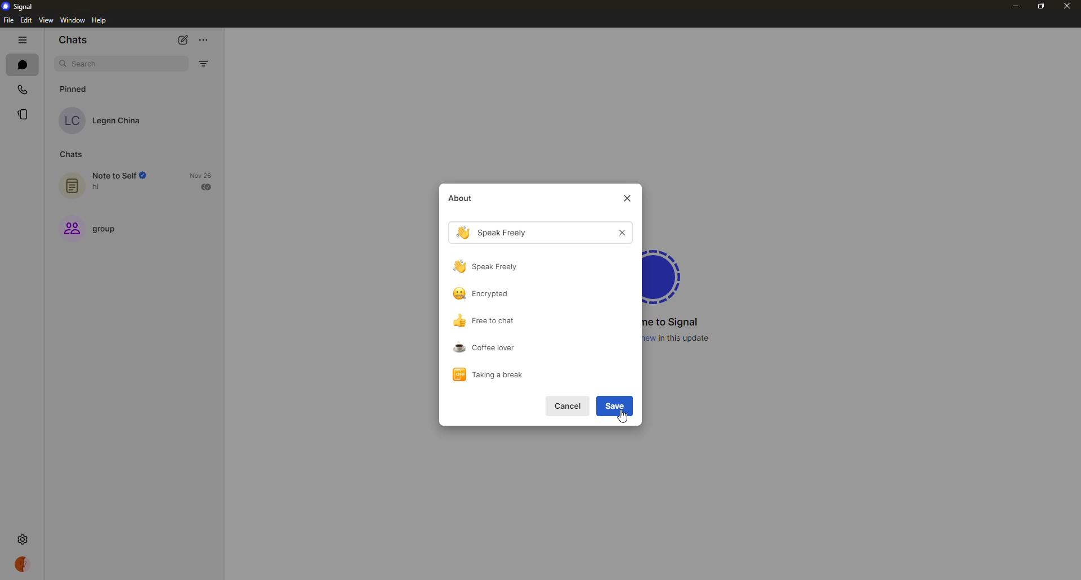  I want to click on speak freely, so click(491, 266).